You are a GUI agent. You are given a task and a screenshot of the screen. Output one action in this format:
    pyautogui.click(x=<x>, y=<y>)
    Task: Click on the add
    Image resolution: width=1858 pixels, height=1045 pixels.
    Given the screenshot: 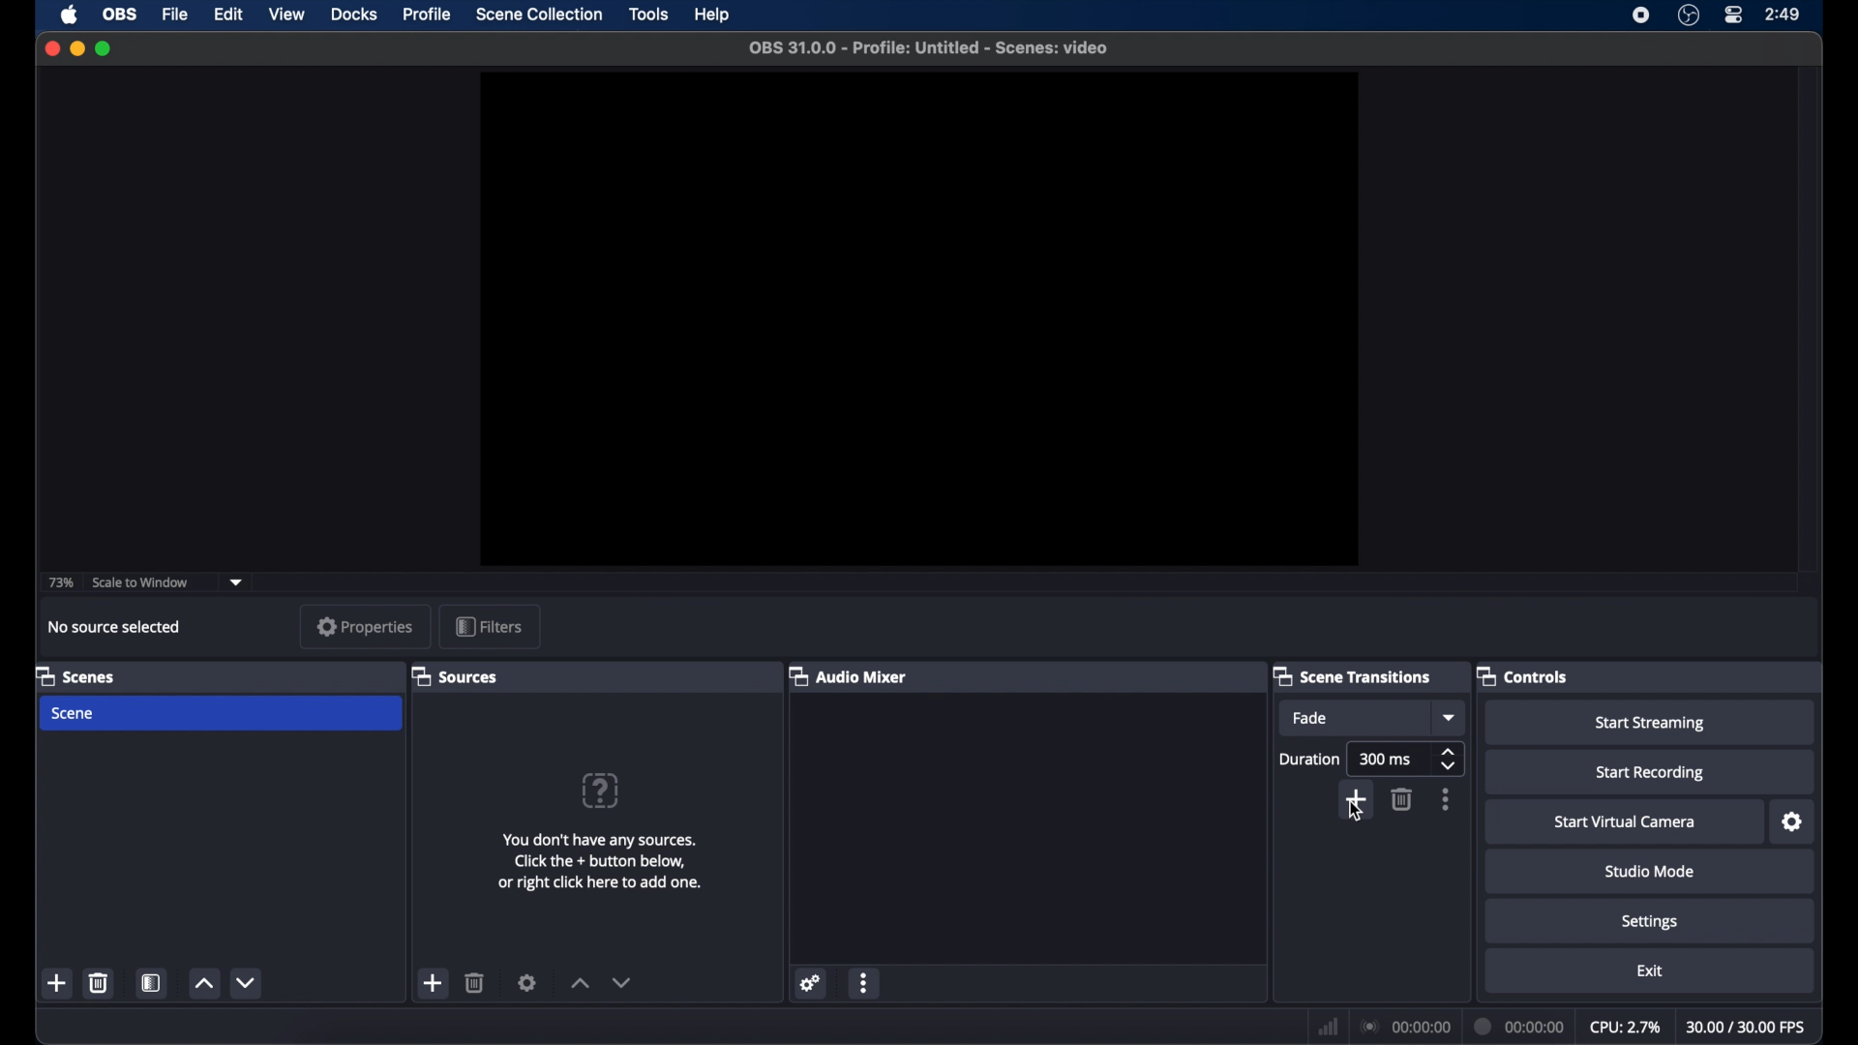 What is the action you would take?
    pyautogui.click(x=434, y=983)
    